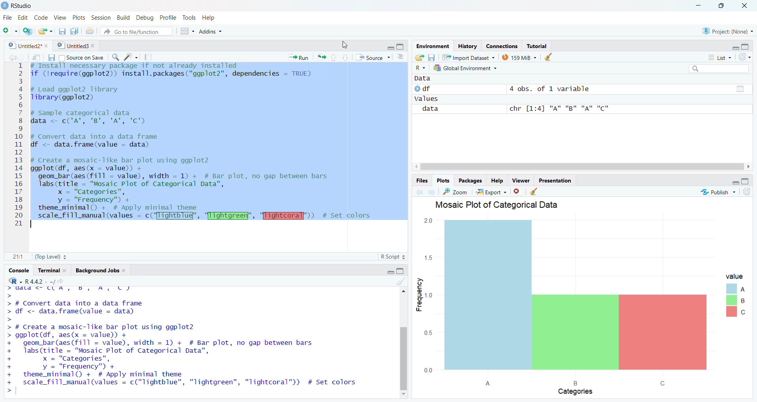 This screenshot has width=757, height=402. I want to click on Build, so click(123, 19).